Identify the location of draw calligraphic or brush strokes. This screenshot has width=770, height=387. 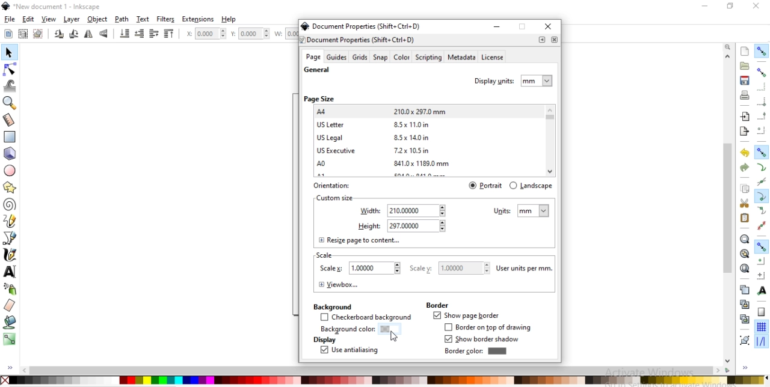
(11, 255).